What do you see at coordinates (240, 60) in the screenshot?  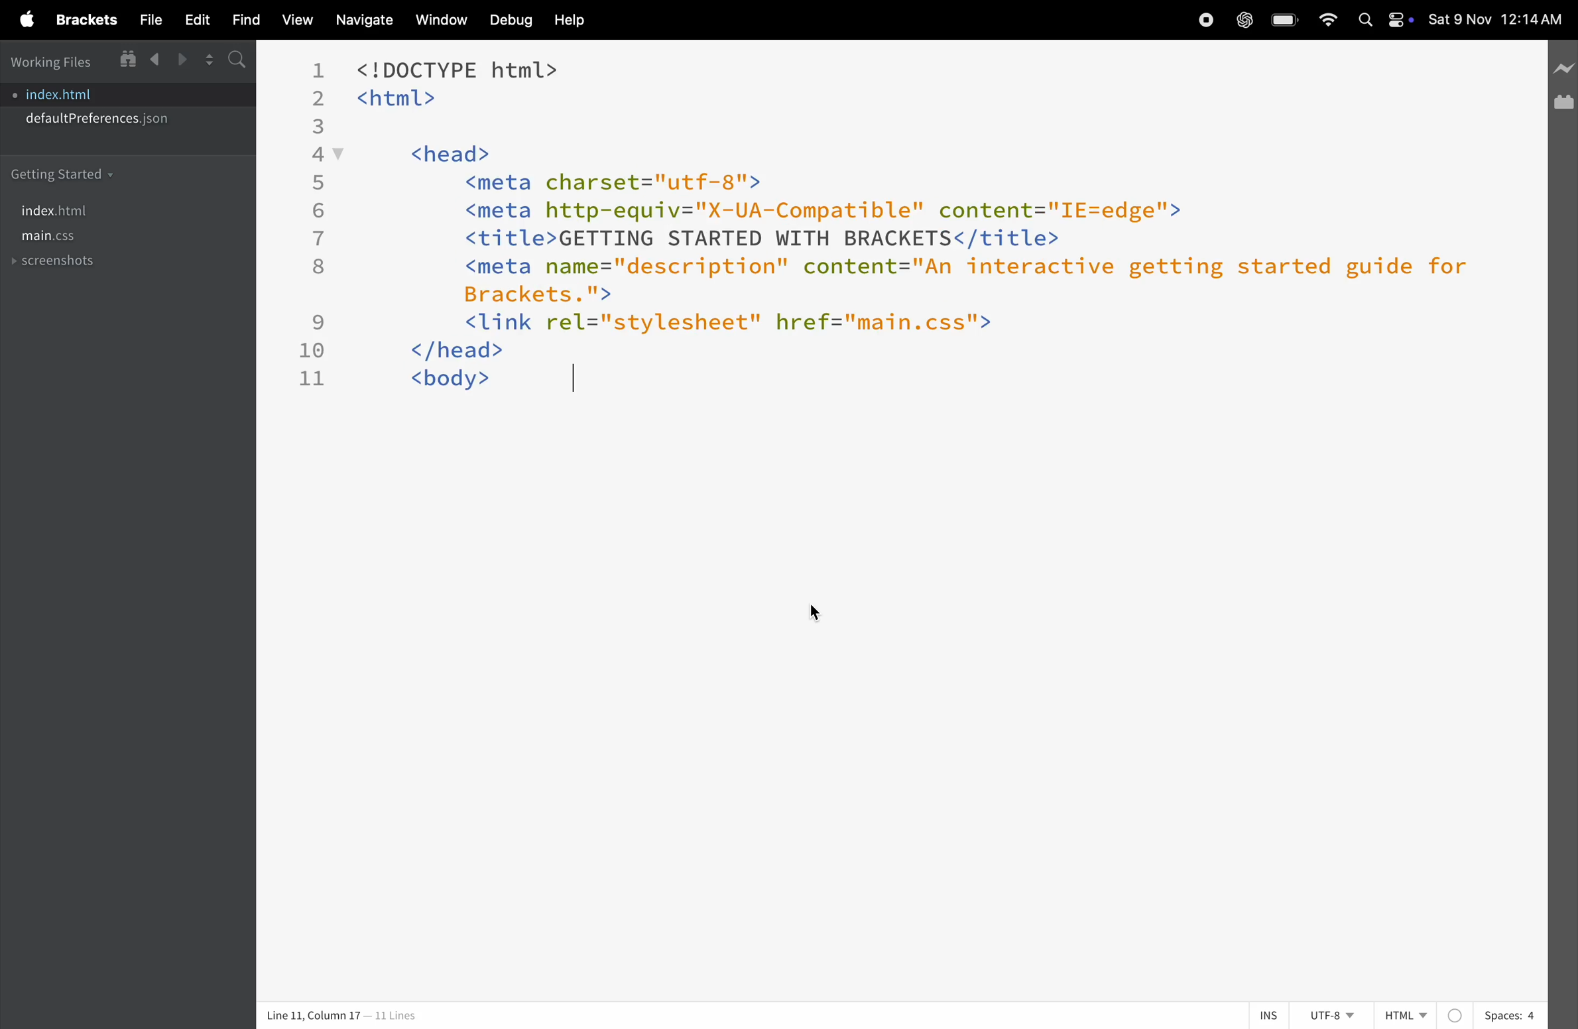 I see `search` at bounding box center [240, 60].